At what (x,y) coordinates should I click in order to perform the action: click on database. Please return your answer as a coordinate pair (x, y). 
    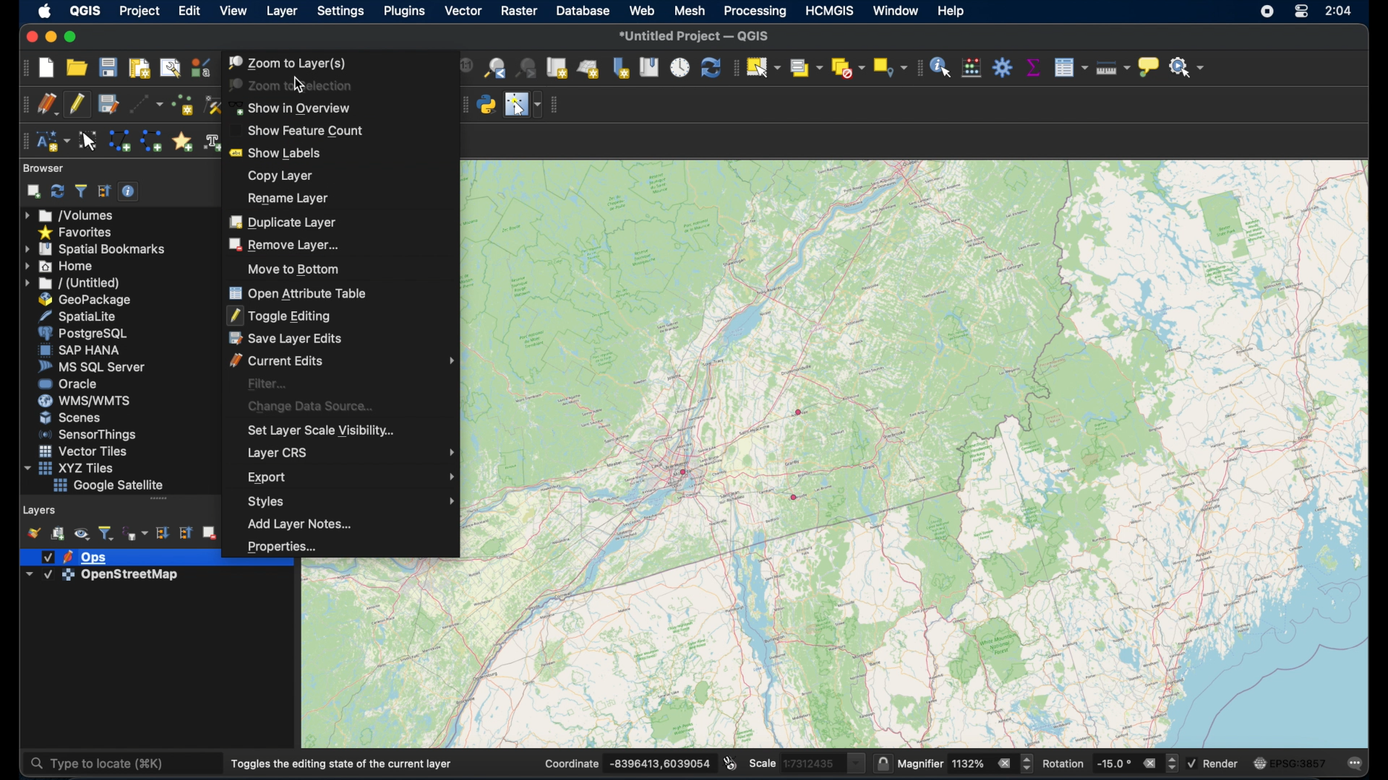
    Looking at the image, I should click on (584, 12).